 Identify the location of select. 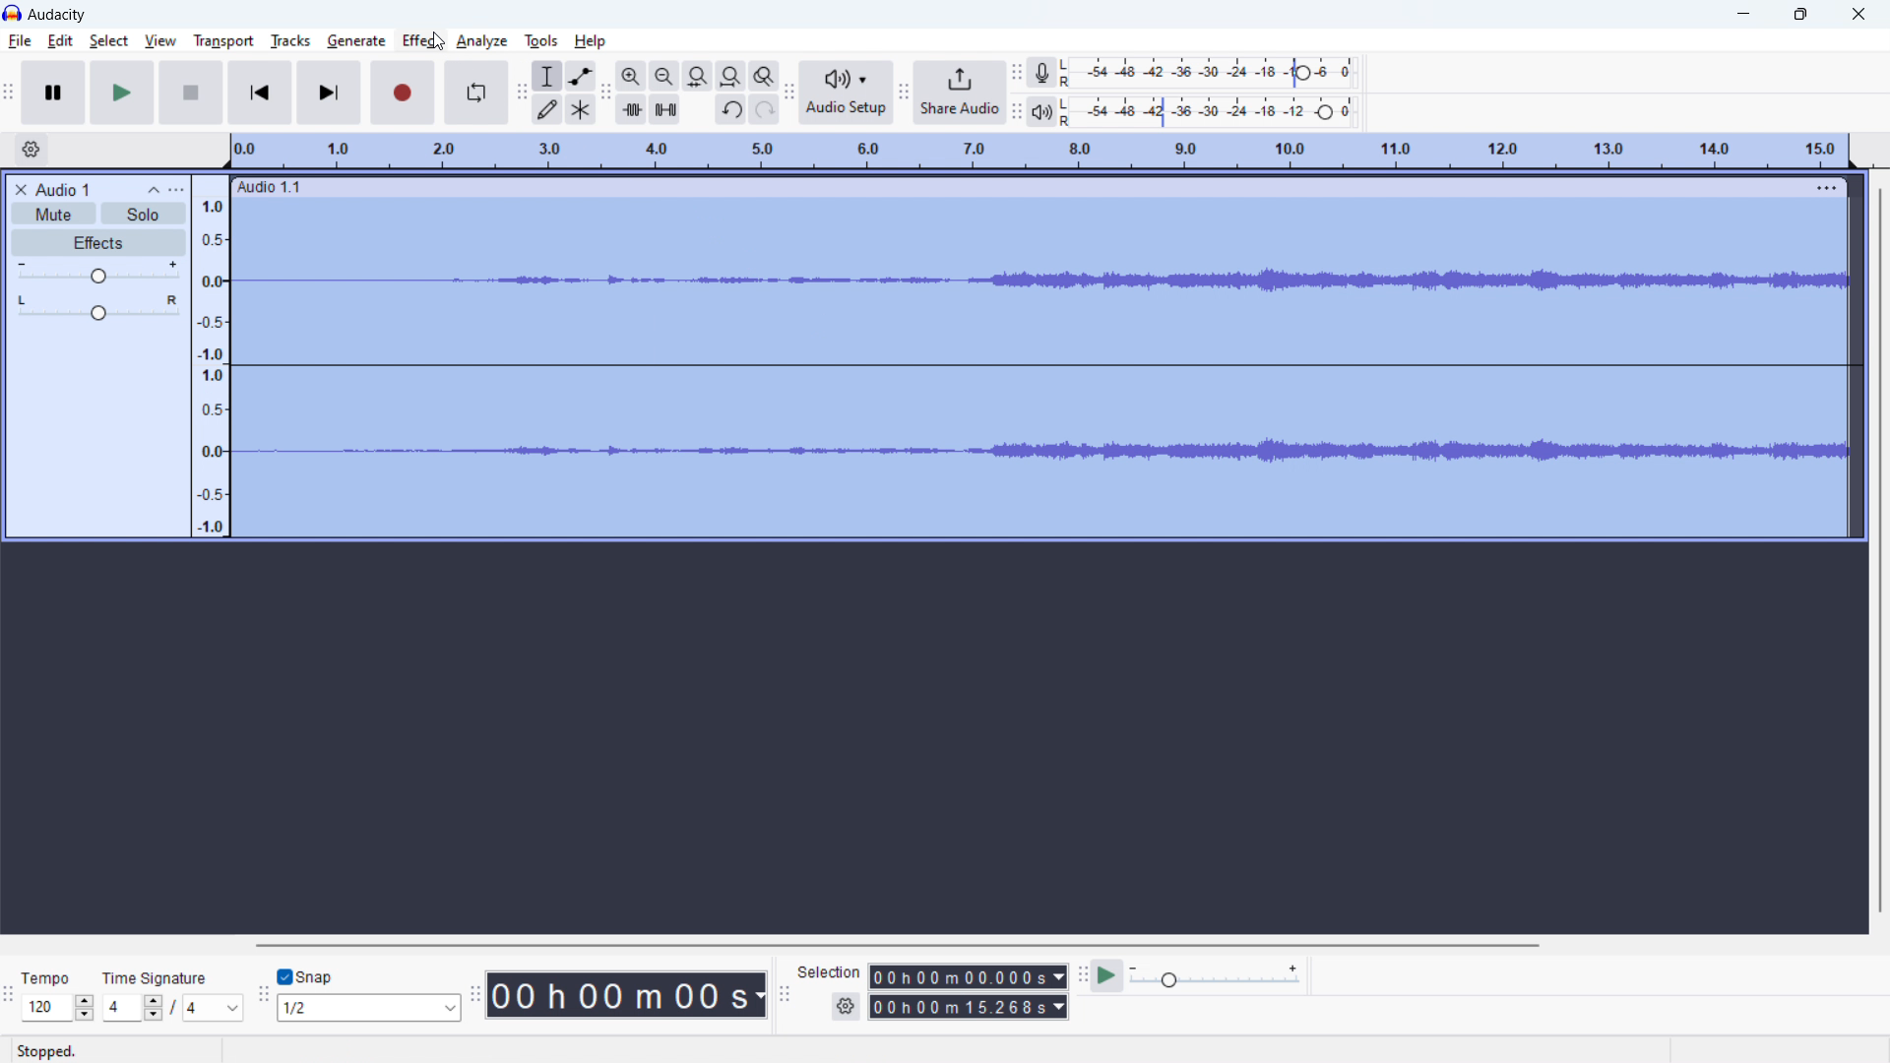
(108, 41).